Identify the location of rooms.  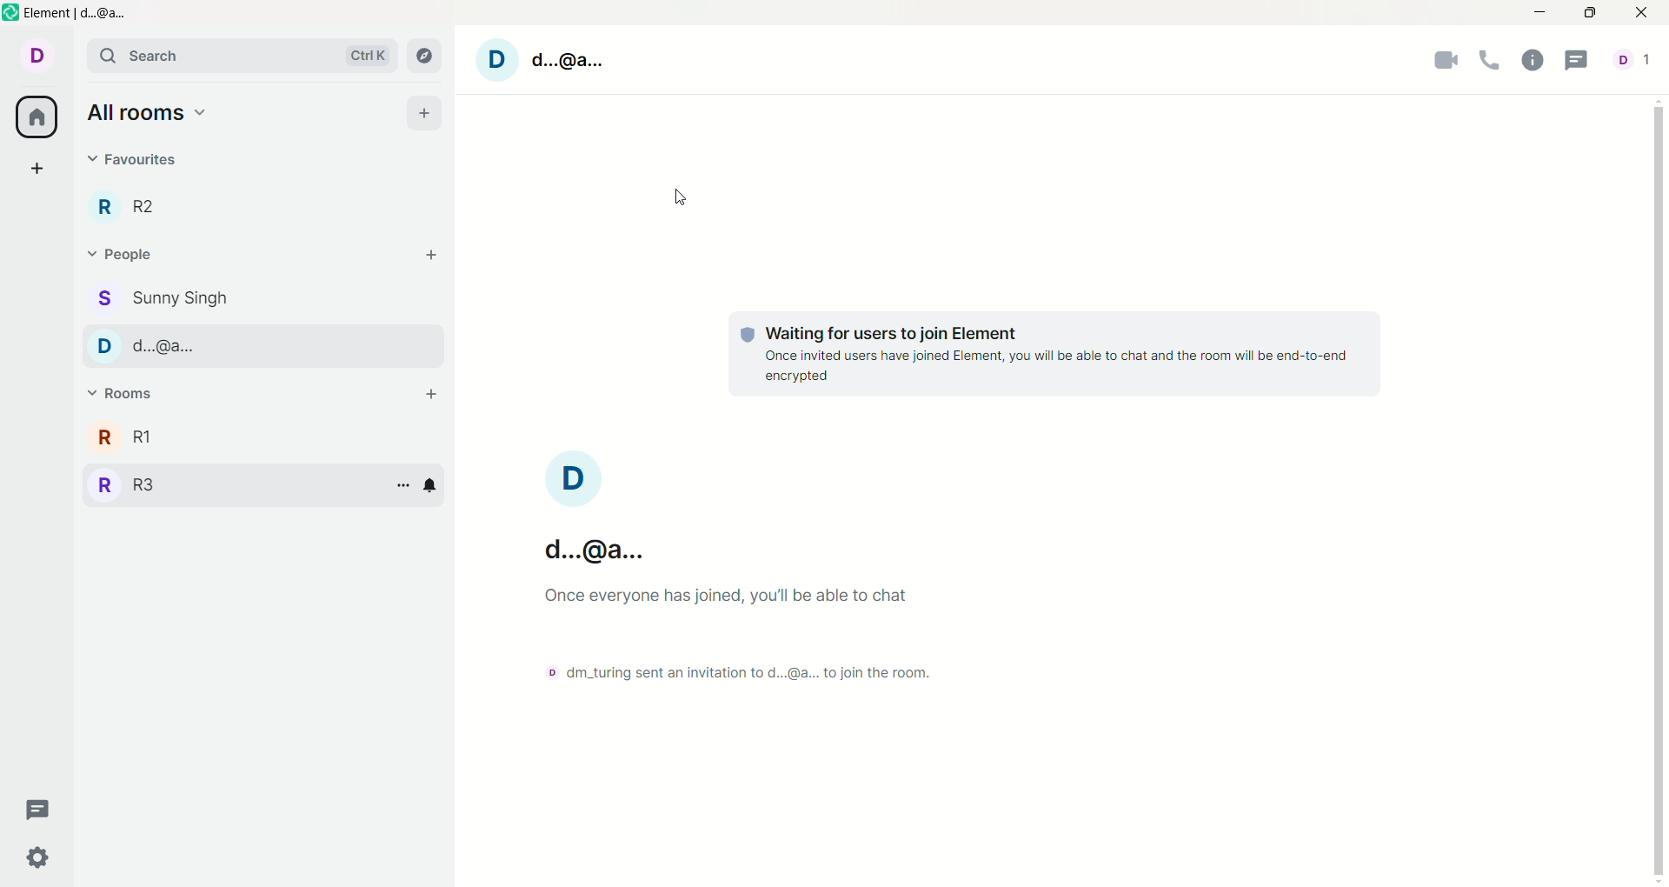
(124, 393).